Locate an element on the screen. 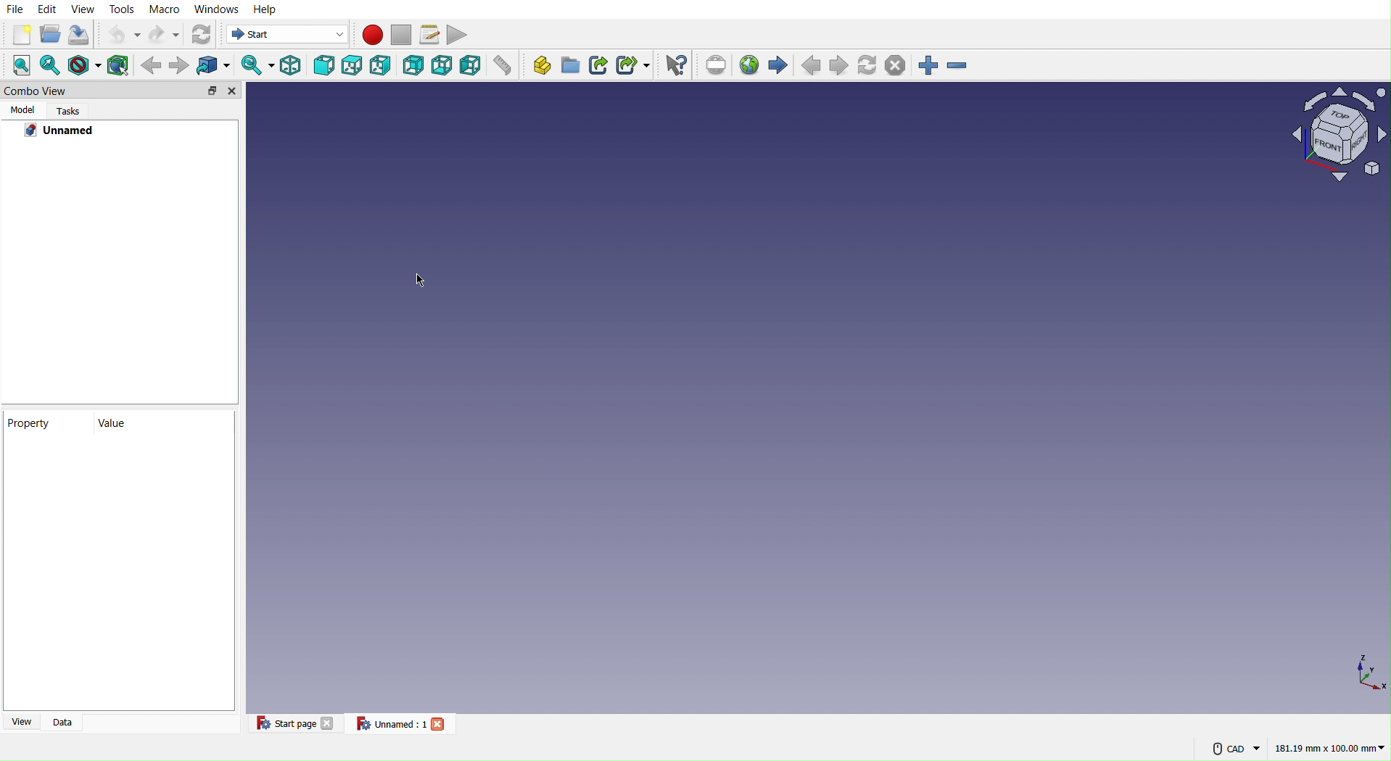  Tasks is located at coordinates (73, 111).